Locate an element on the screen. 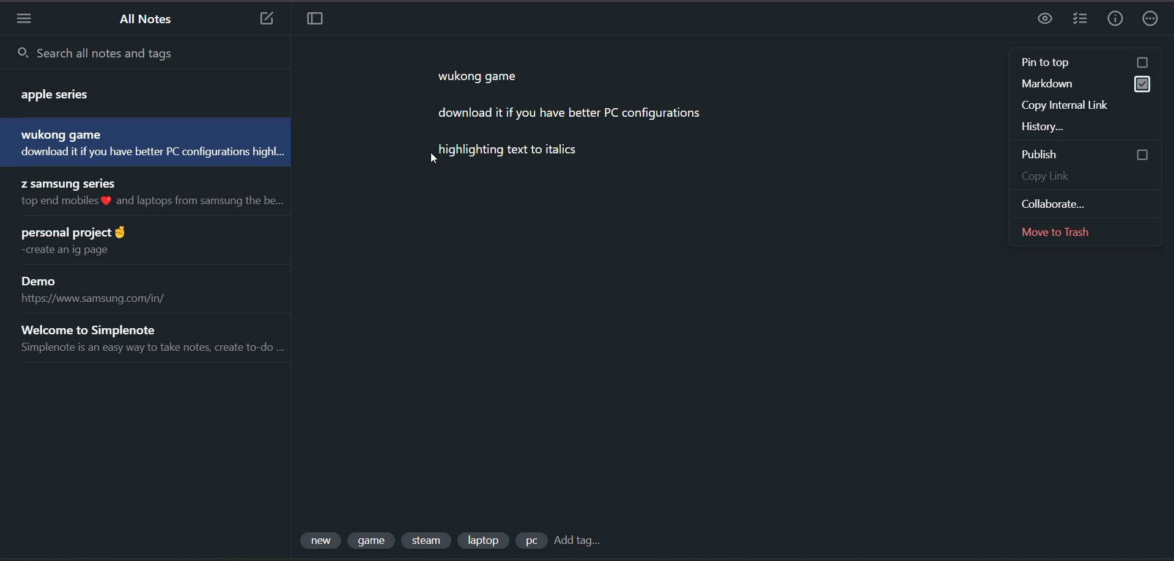 Image resolution: width=1174 pixels, height=561 pixels. note title and preview is located at coordinates (135, 91).